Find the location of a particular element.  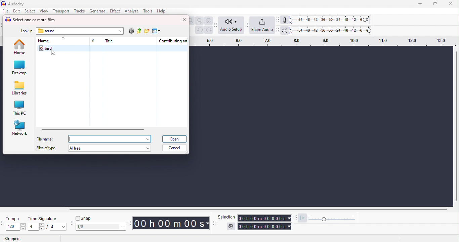

timelin is located at coordinates (325, 41).